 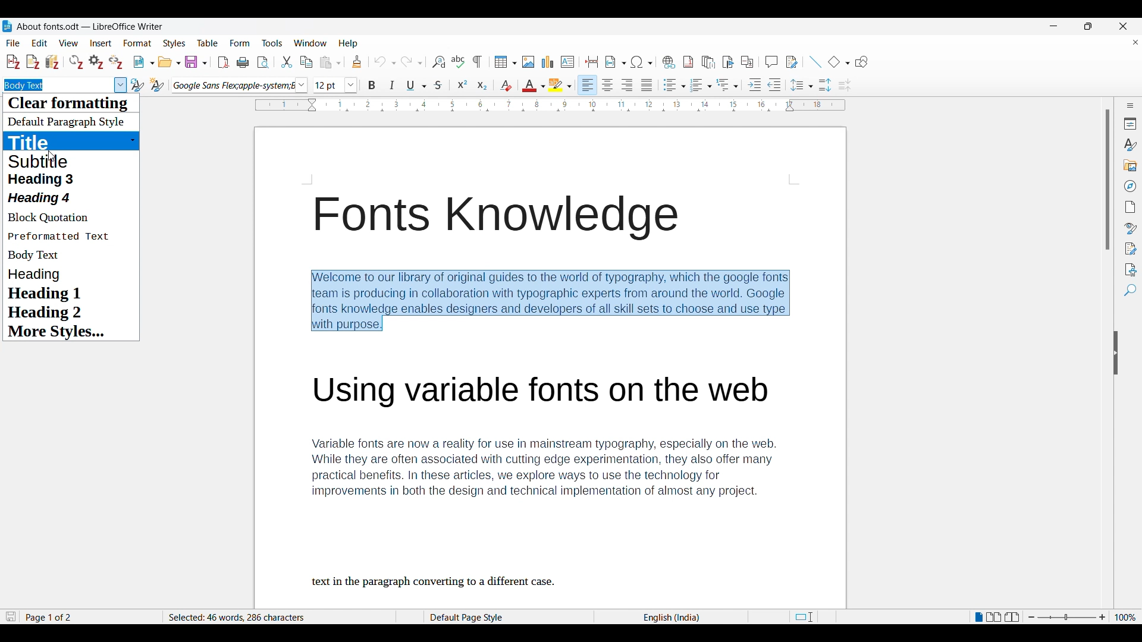 What do you see at coordinates (1130, 207) in the screenshot?
I see `Page` at bounding box center [1130, 207].